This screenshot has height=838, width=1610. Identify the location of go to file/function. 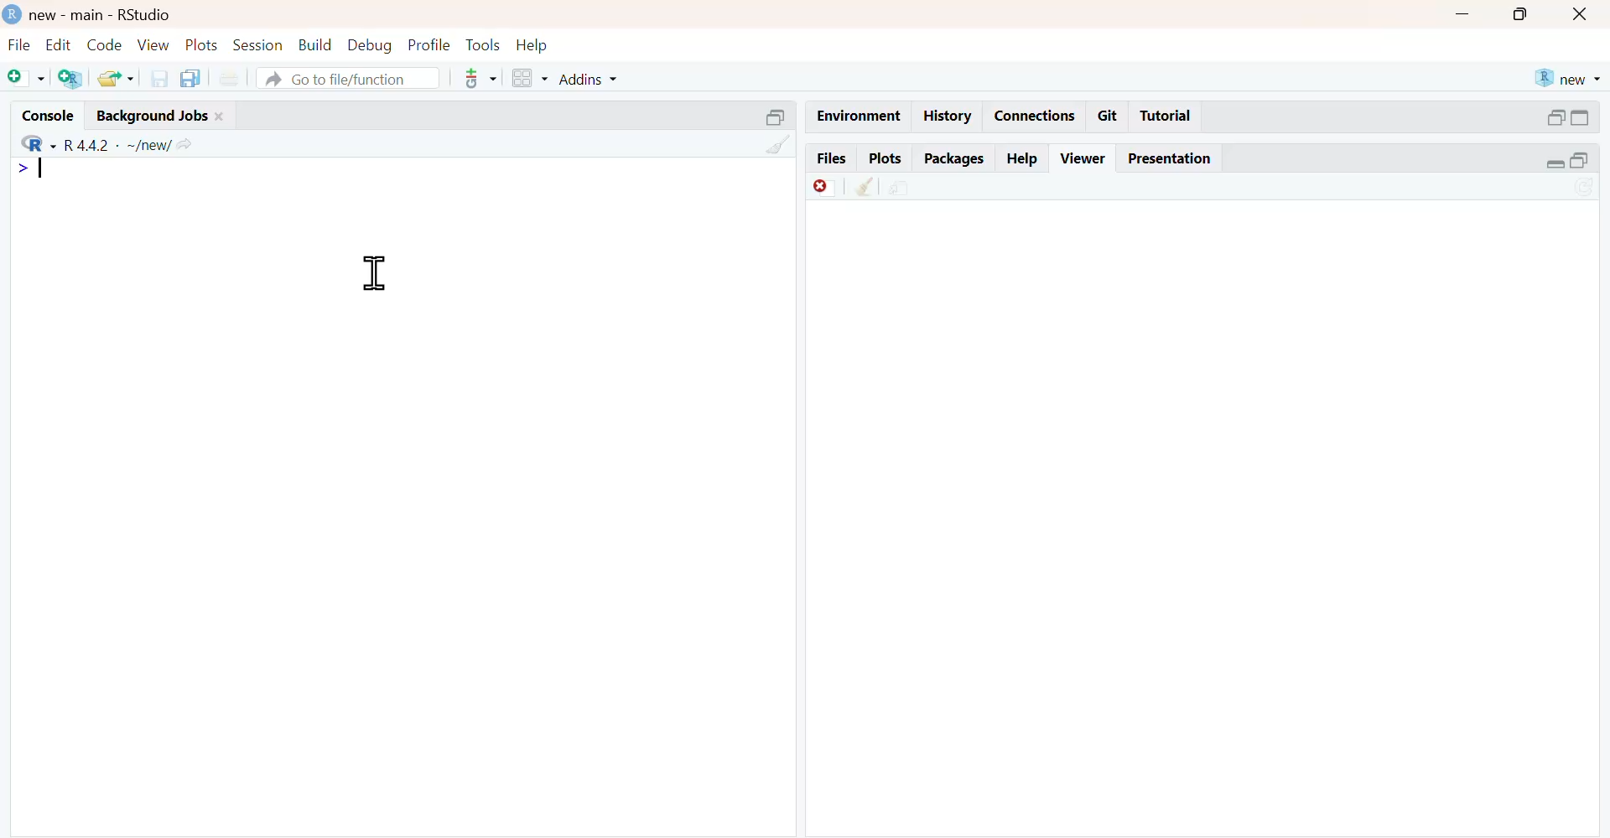
(349, 77).